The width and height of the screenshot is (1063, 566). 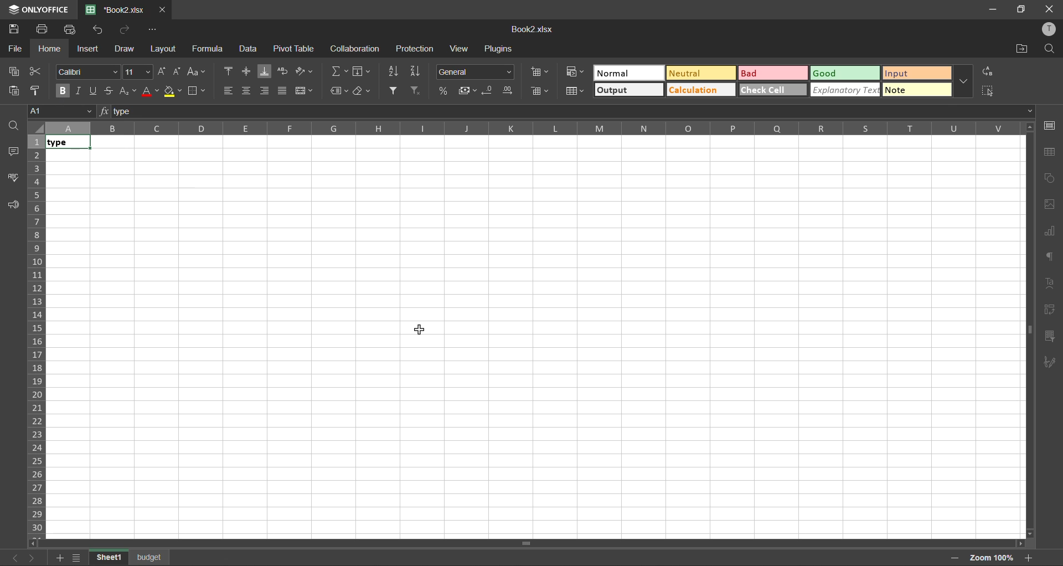 What do you see at coordinates (13, 204) in the screenshot?
I see `feedback` at bounding box center [13, 204].